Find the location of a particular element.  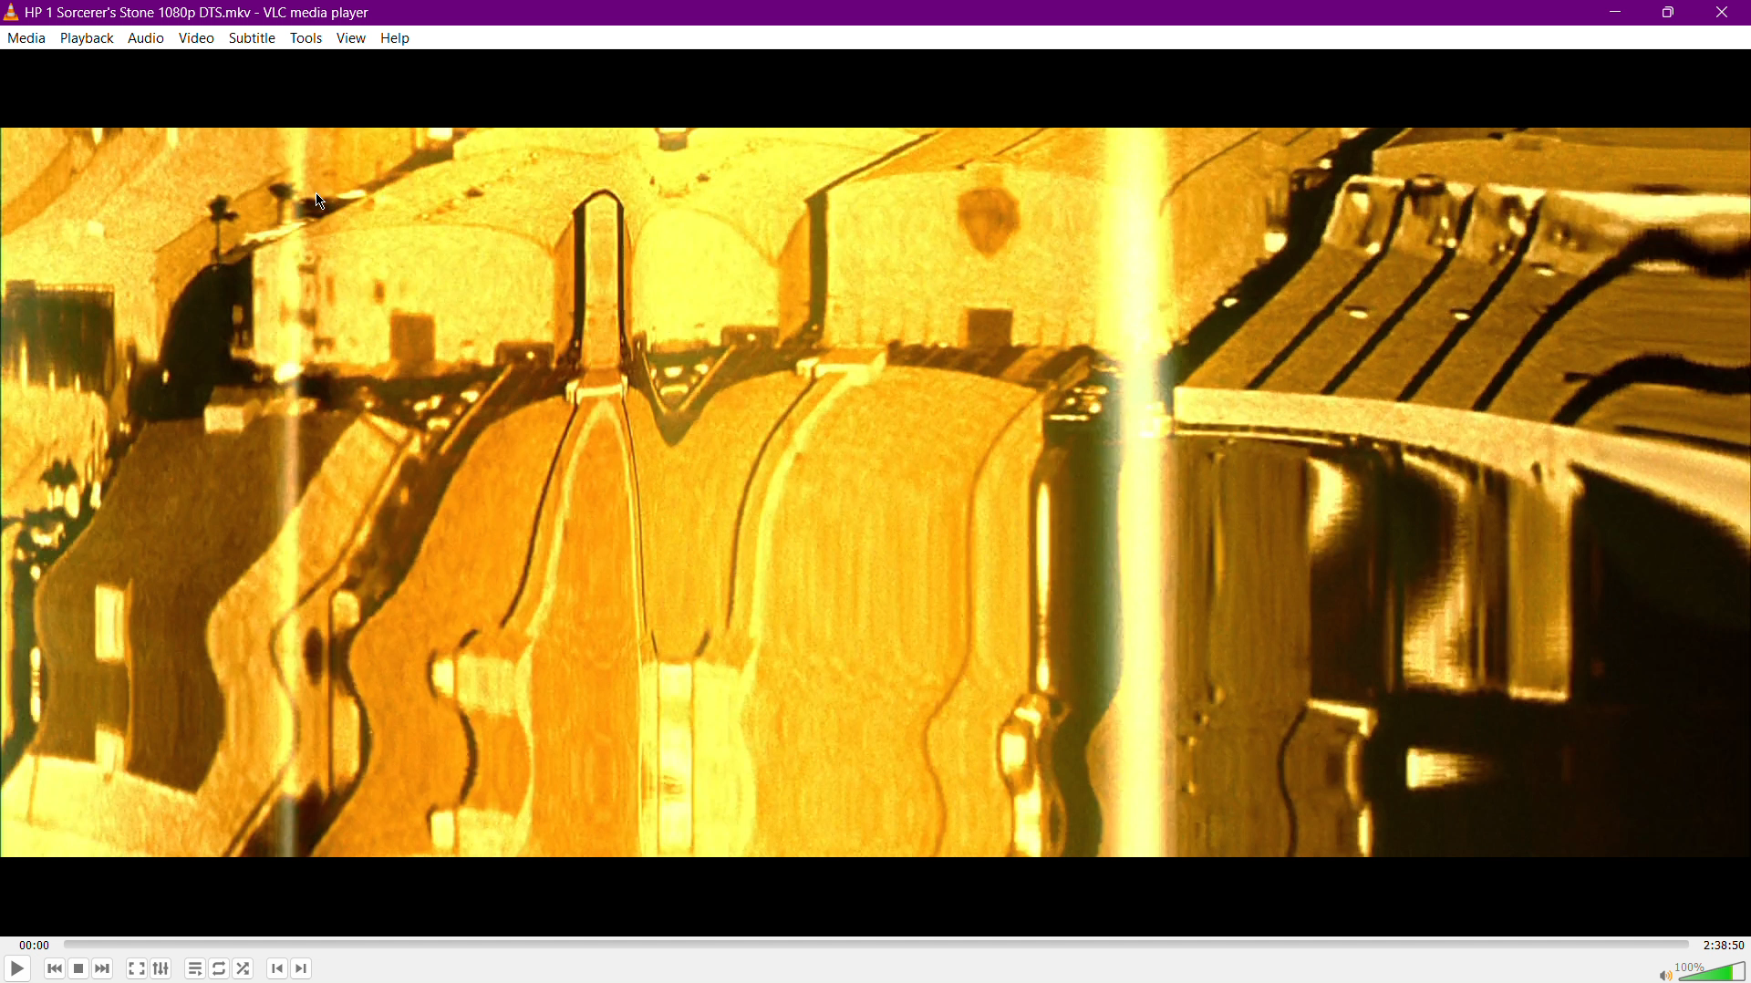

Tools is located at coordinates (306, 36).